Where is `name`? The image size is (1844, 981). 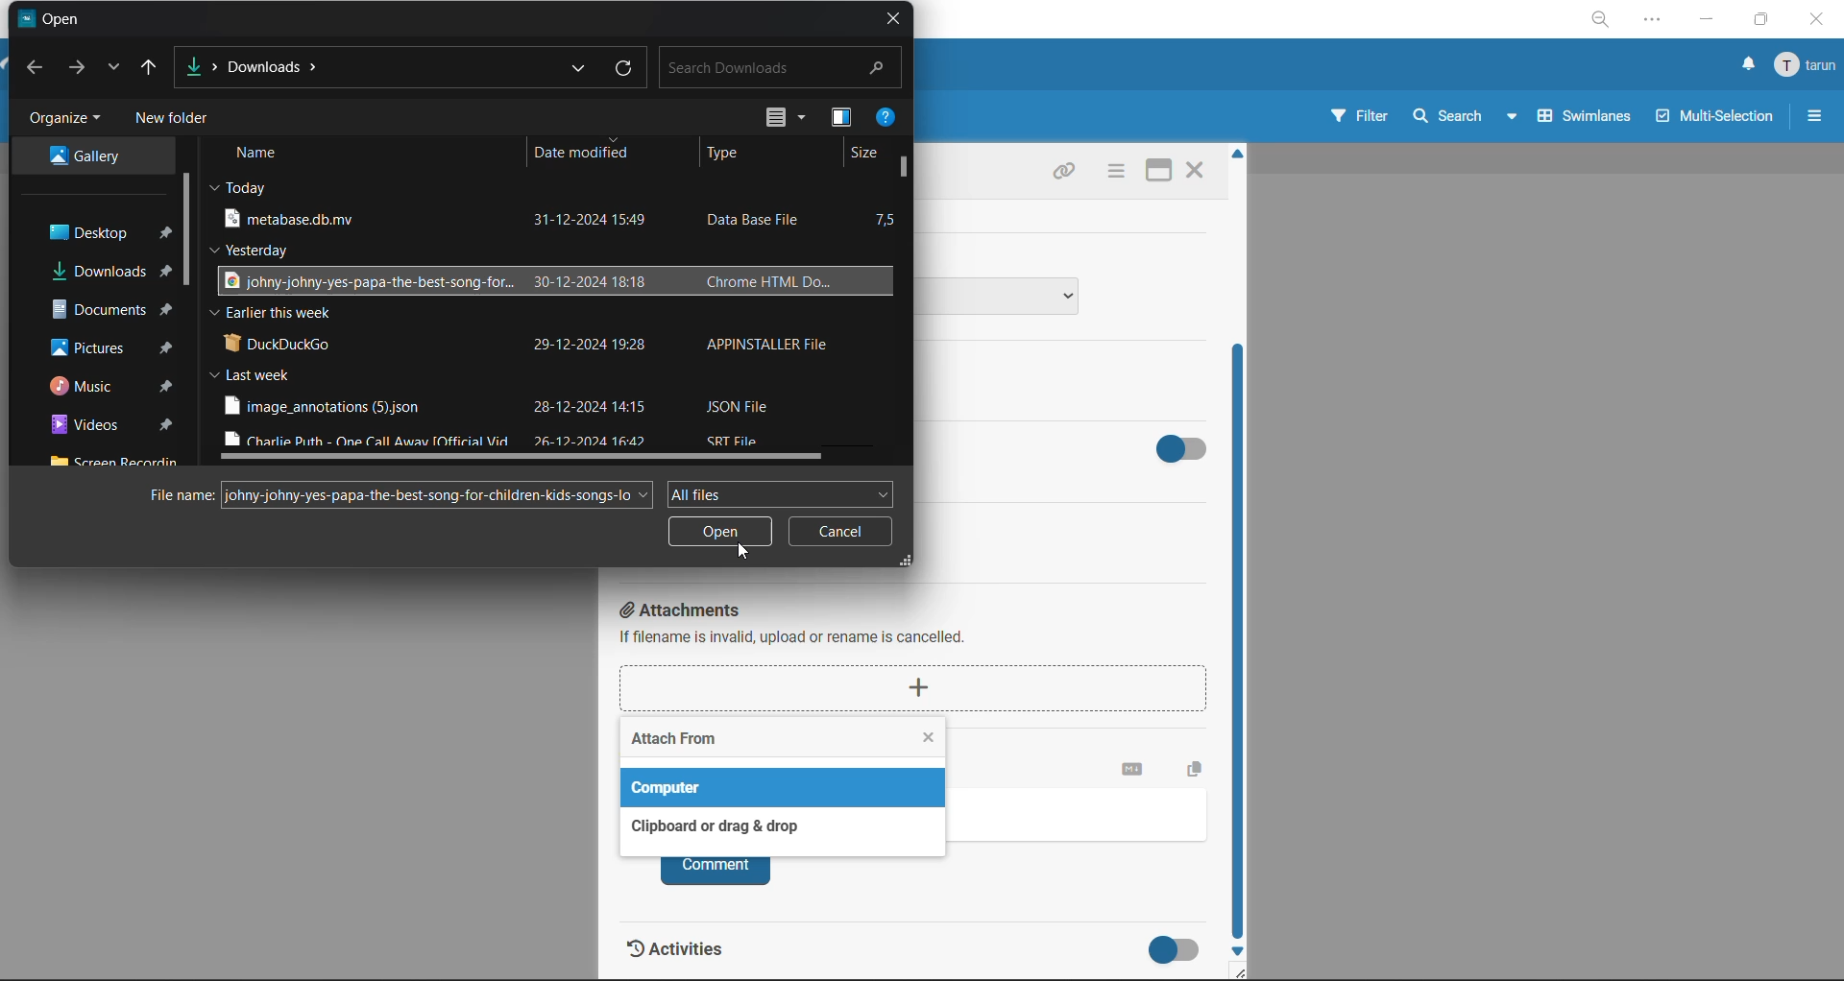 name is located at coordinates (265, 155).